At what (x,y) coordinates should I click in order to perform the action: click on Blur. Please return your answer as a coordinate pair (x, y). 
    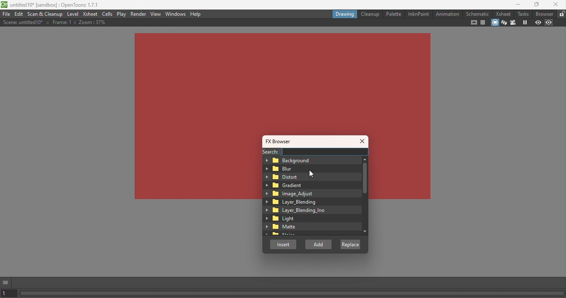
    Looking at the image, I should click on (284, 169).